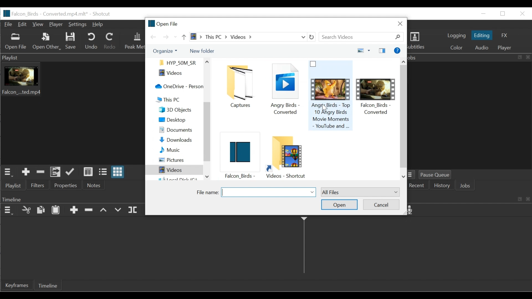 The width and height of the screenshot is (532, 299). I want to click on Undo, so click(91, 41).